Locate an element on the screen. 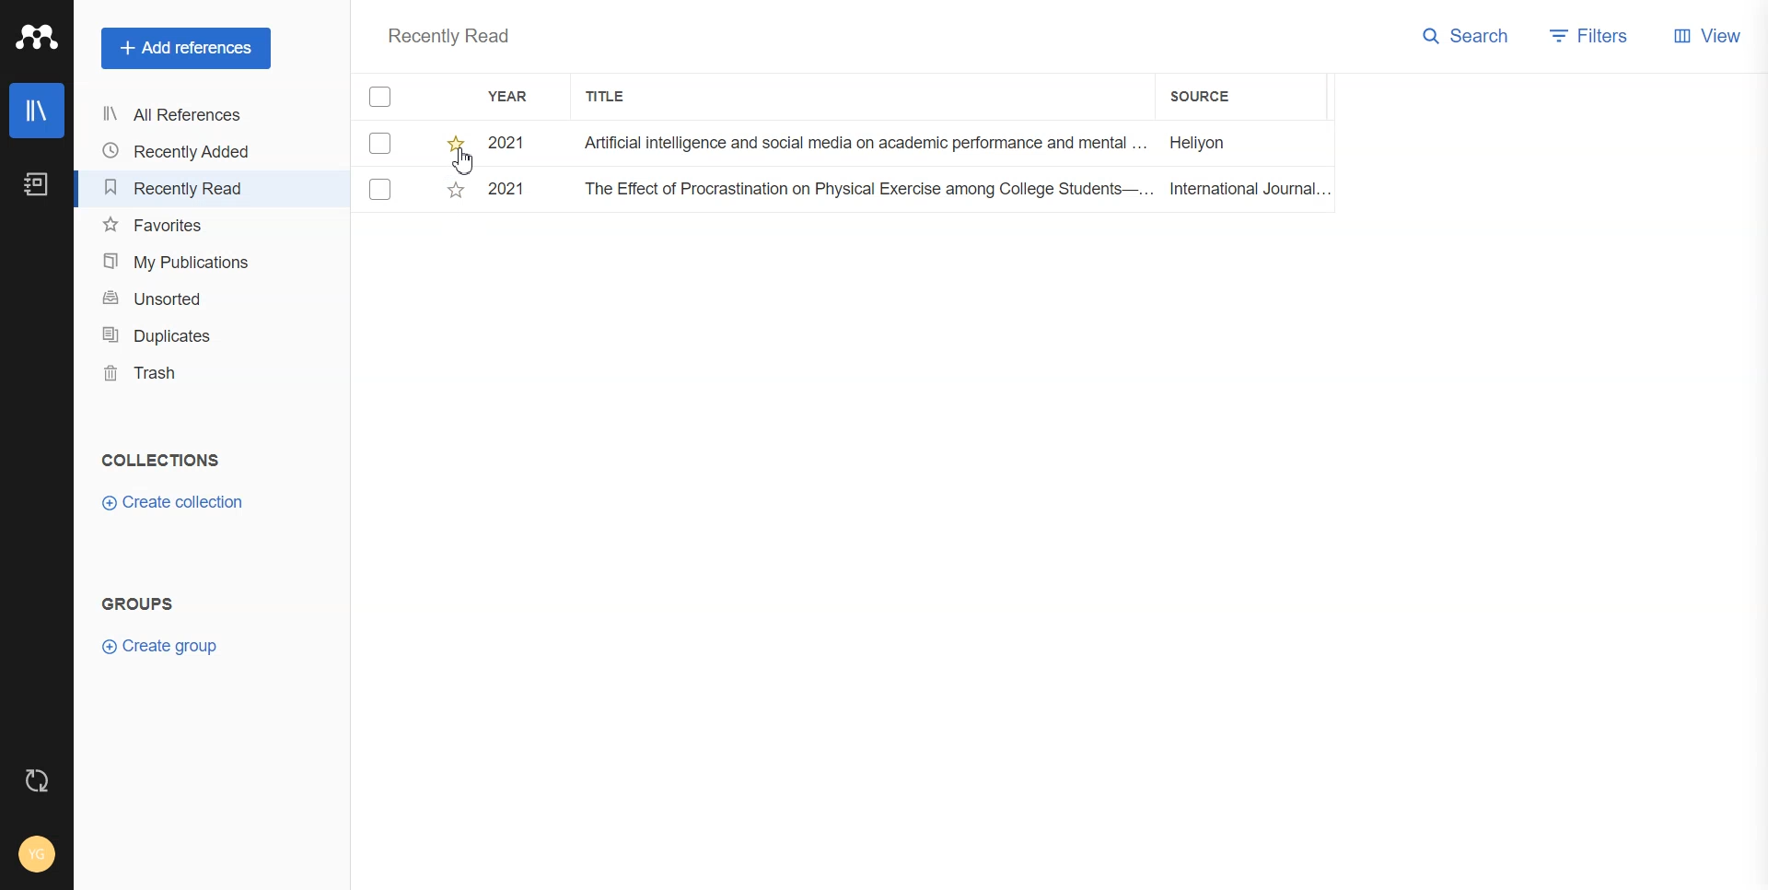 The width and height of the screenshot is (1768, 890). Year is located at coordinates (518, 96).